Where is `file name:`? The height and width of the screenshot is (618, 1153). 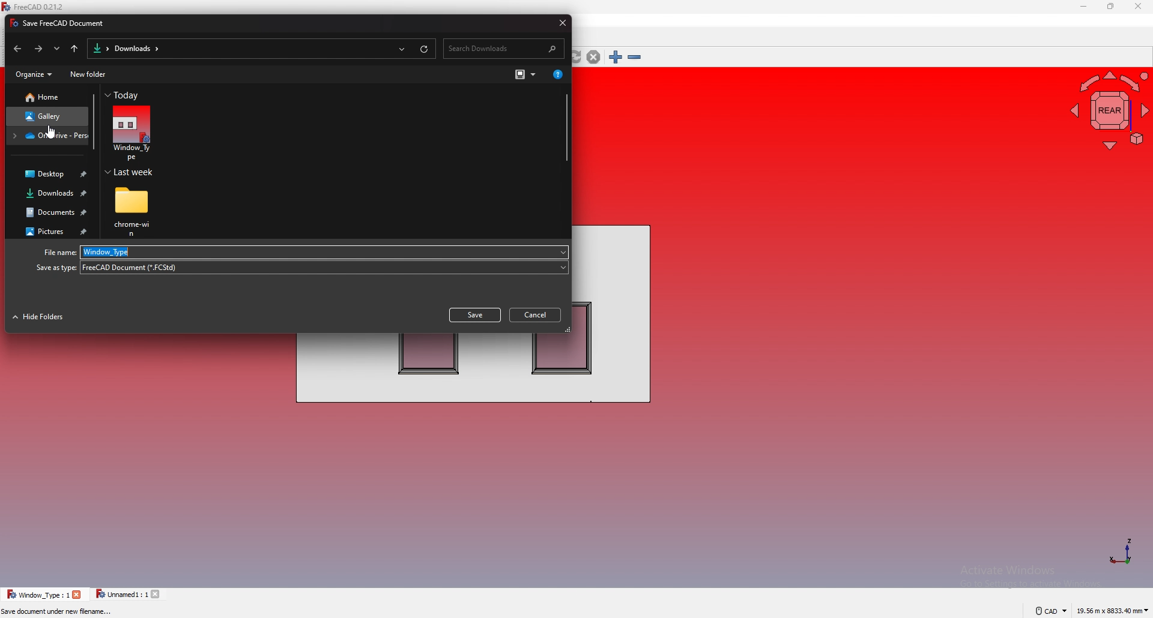 file name: is located at coordinates (56, 253).